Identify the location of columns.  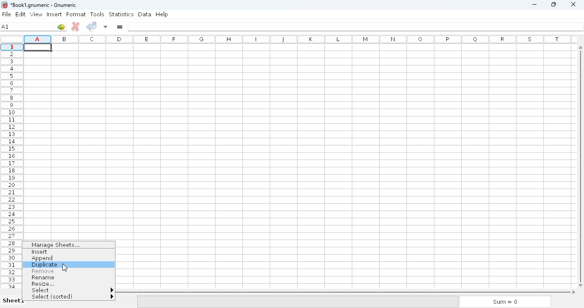
(301, 39).